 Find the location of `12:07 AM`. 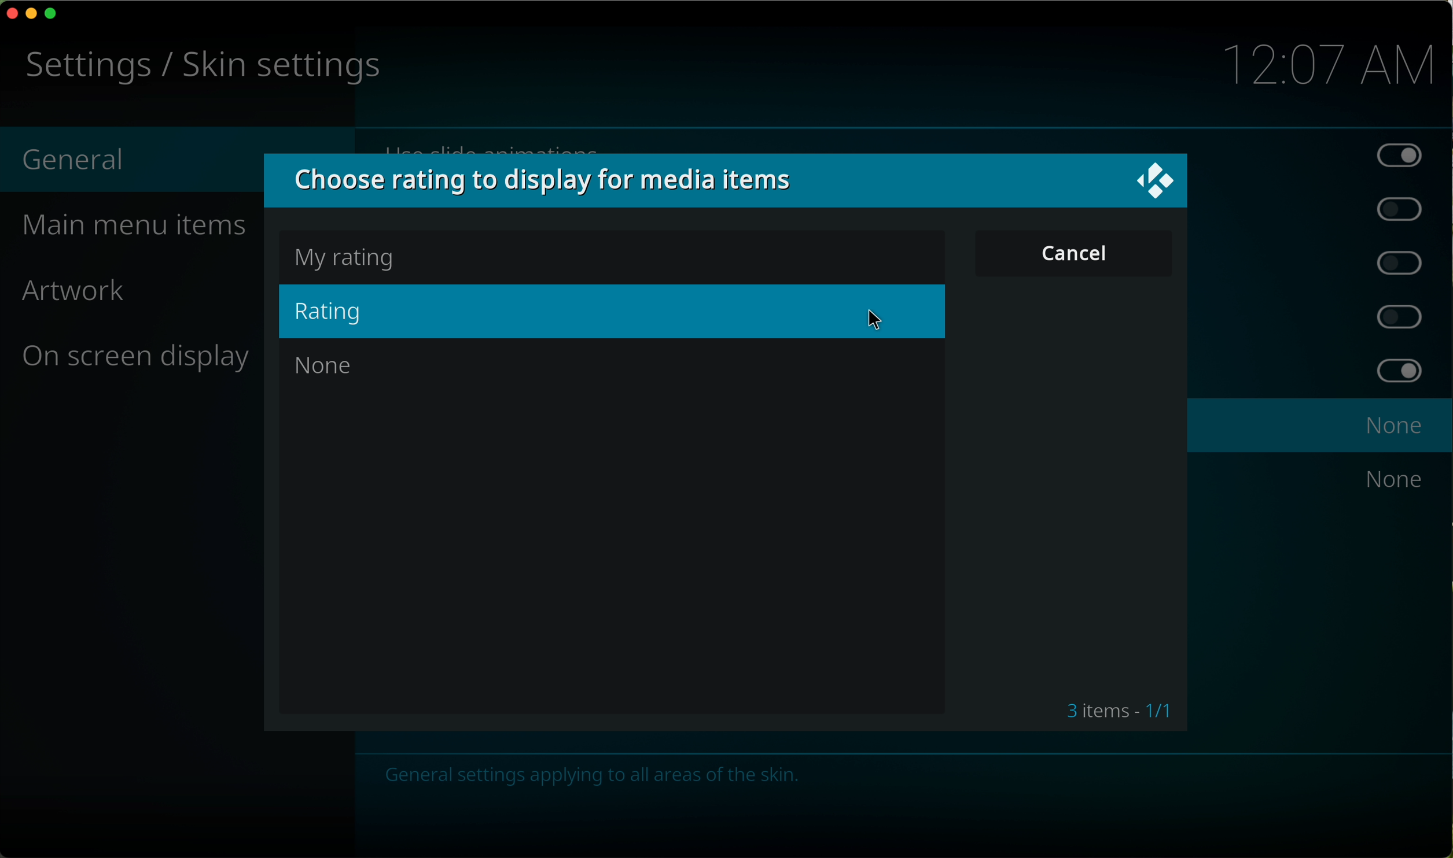

12:07 AM is located at coordinates (1327, 65).